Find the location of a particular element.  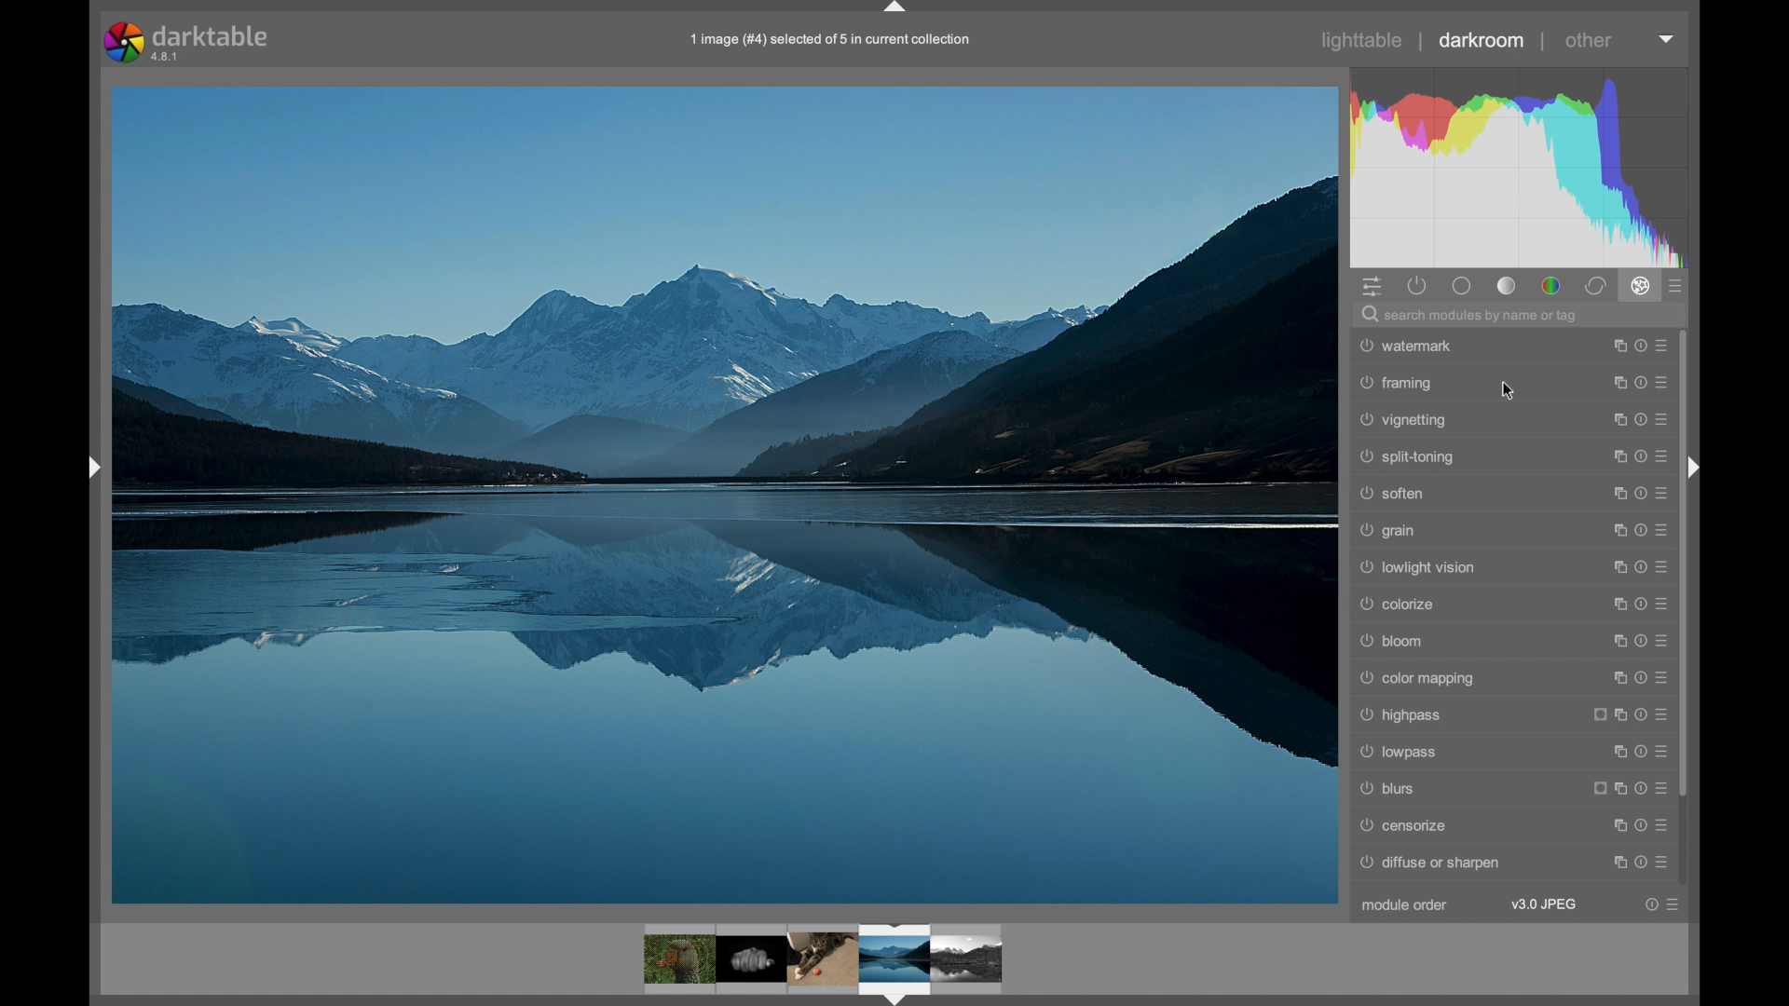

v3.0 jpeg is located at coordinates (1544, 904).